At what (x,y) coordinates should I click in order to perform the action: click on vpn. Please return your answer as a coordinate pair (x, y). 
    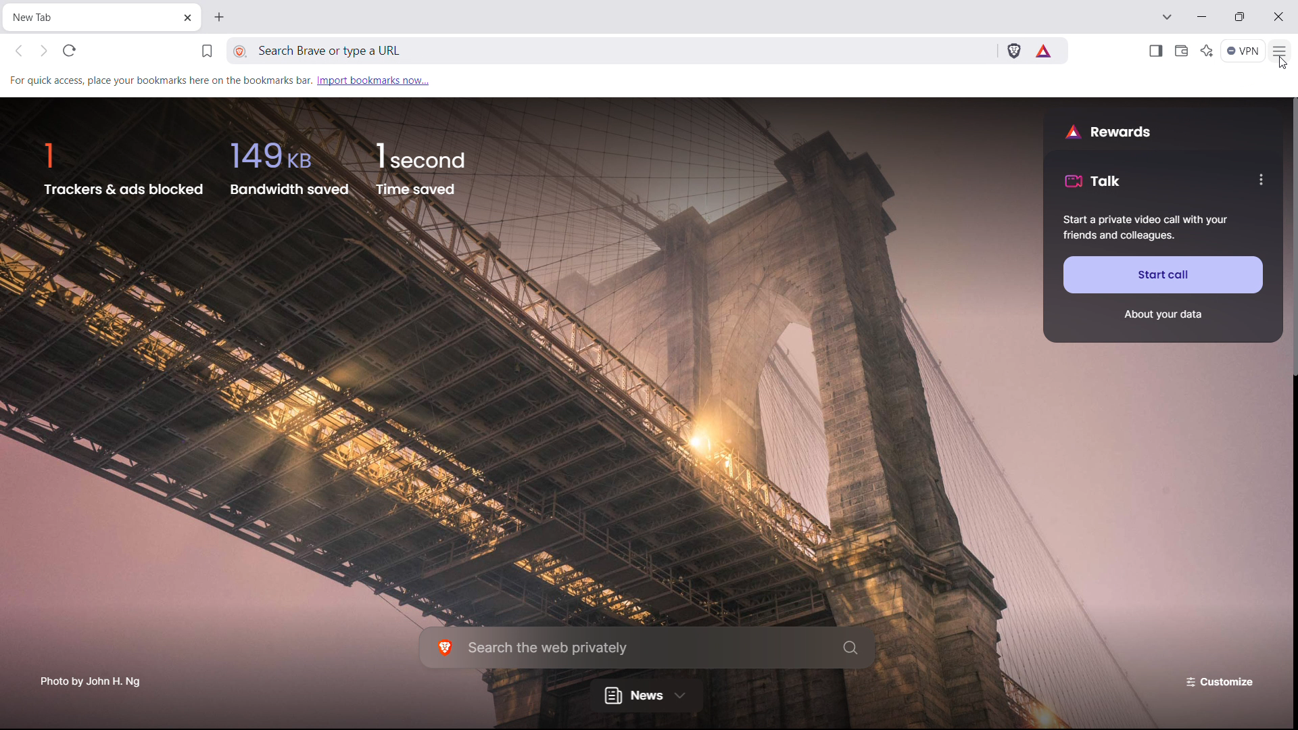
    Looking at the image, I should click on (1244, 50).